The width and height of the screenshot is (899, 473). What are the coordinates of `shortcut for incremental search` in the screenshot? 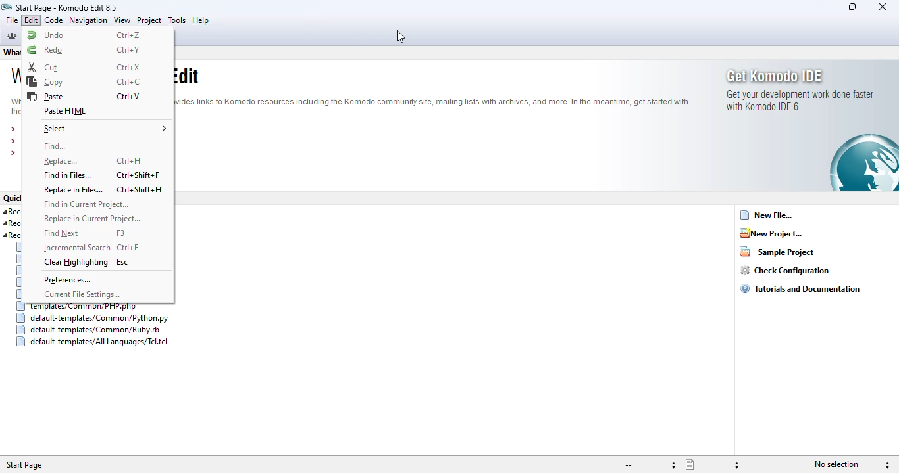 It's located at (128, 247).